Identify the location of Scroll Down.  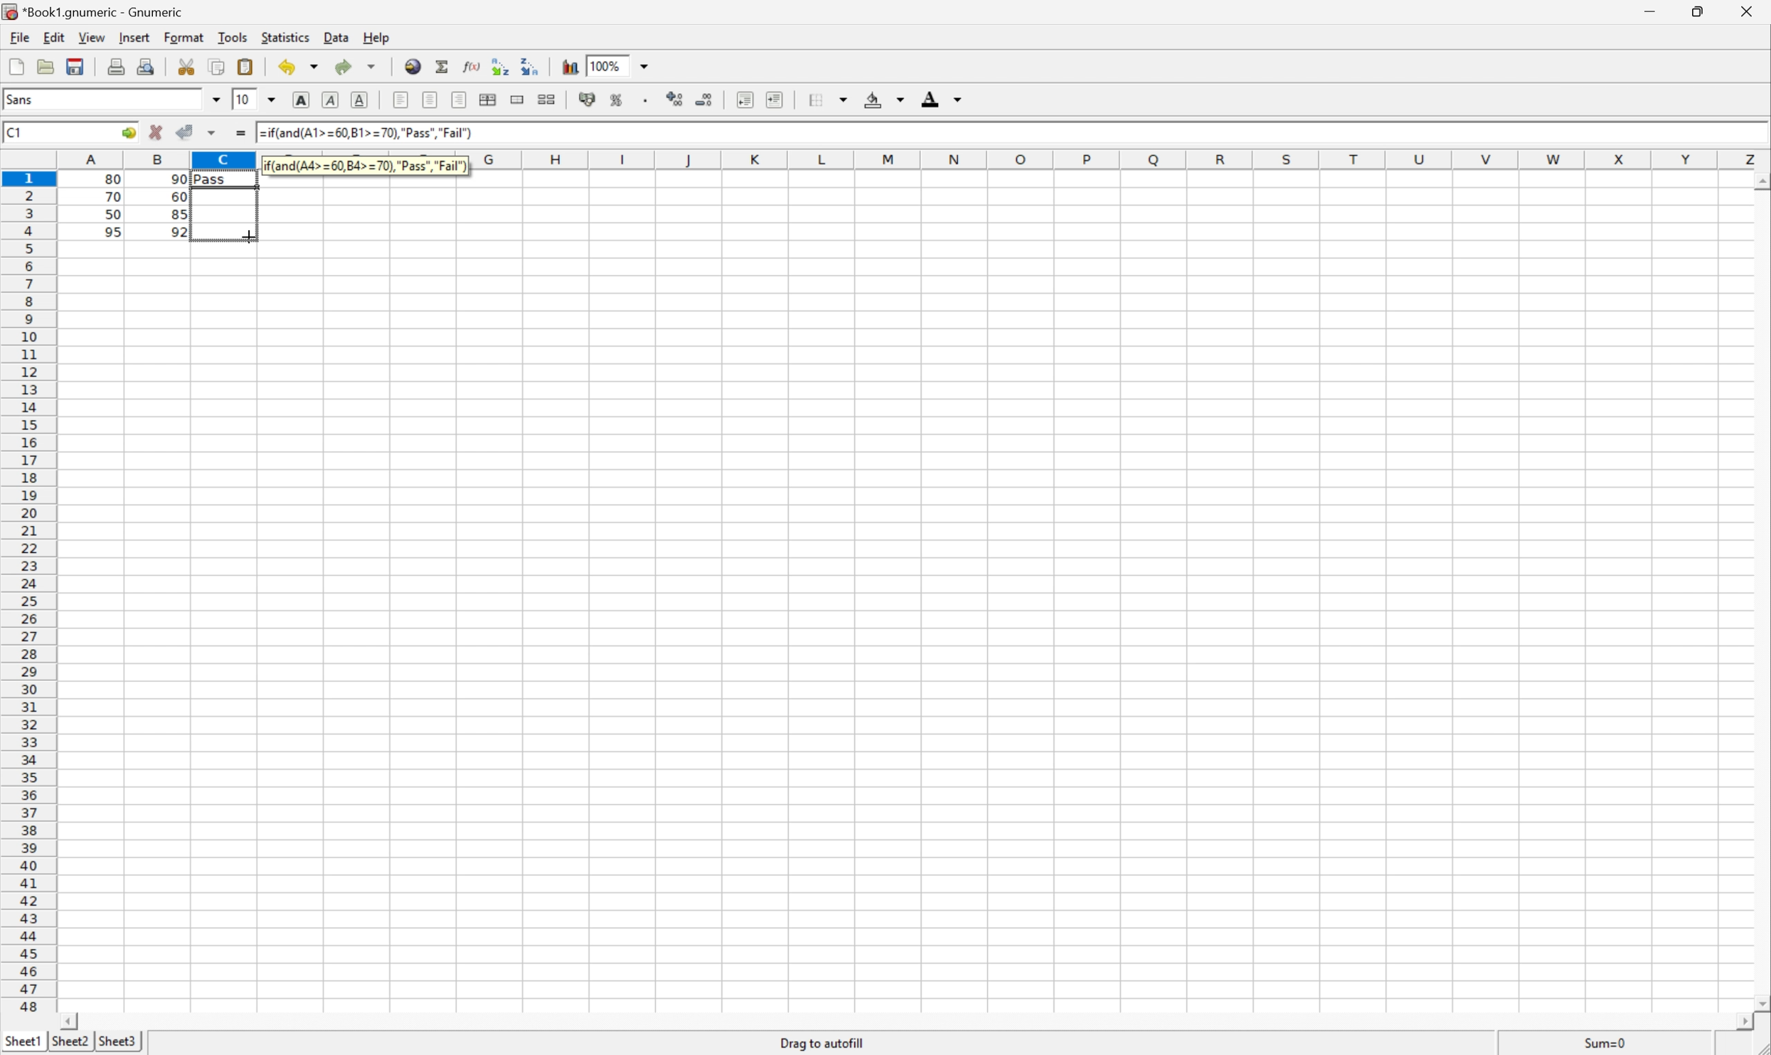
(1760, 1001).